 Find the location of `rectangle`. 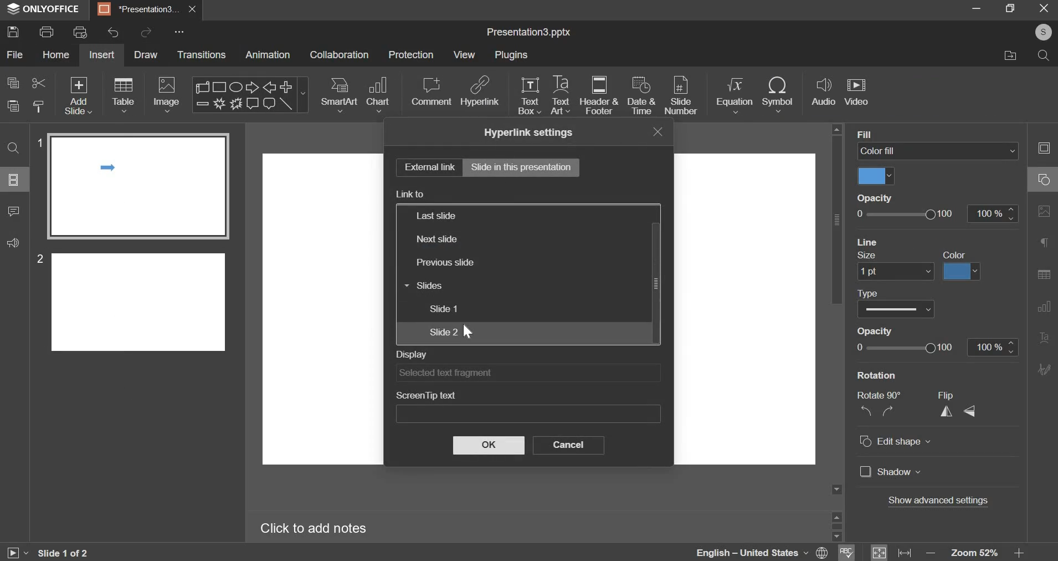

rectangle is located at coordinates (220, 86).